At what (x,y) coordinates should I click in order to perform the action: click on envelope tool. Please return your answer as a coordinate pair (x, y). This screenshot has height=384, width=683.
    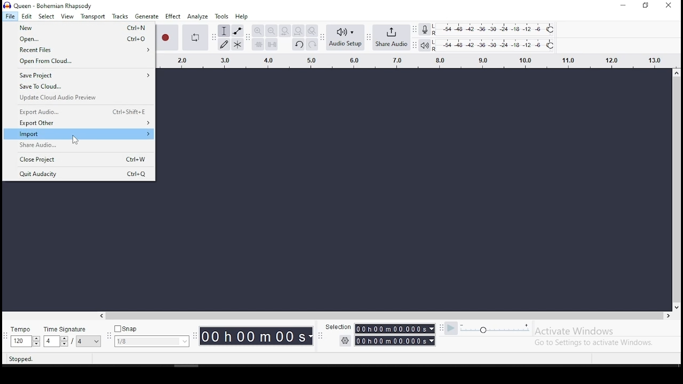
    Looking at the image, I should click on (237, 31).